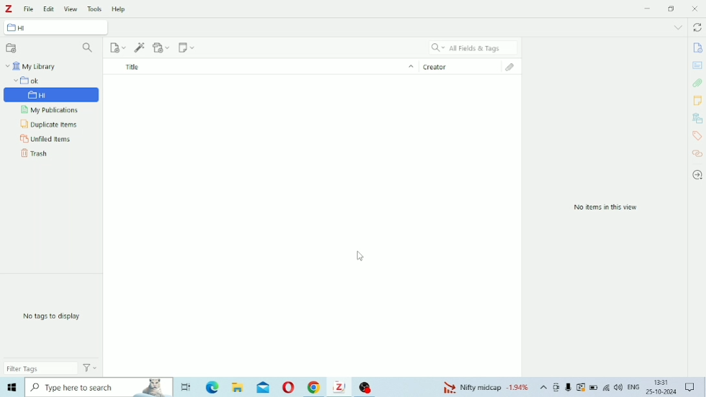 This screenshot has height=397, width=706. What do you see at coordinates (698, 83) in the screenshot?
I see `Attachments` at bounding box center [698, 83].